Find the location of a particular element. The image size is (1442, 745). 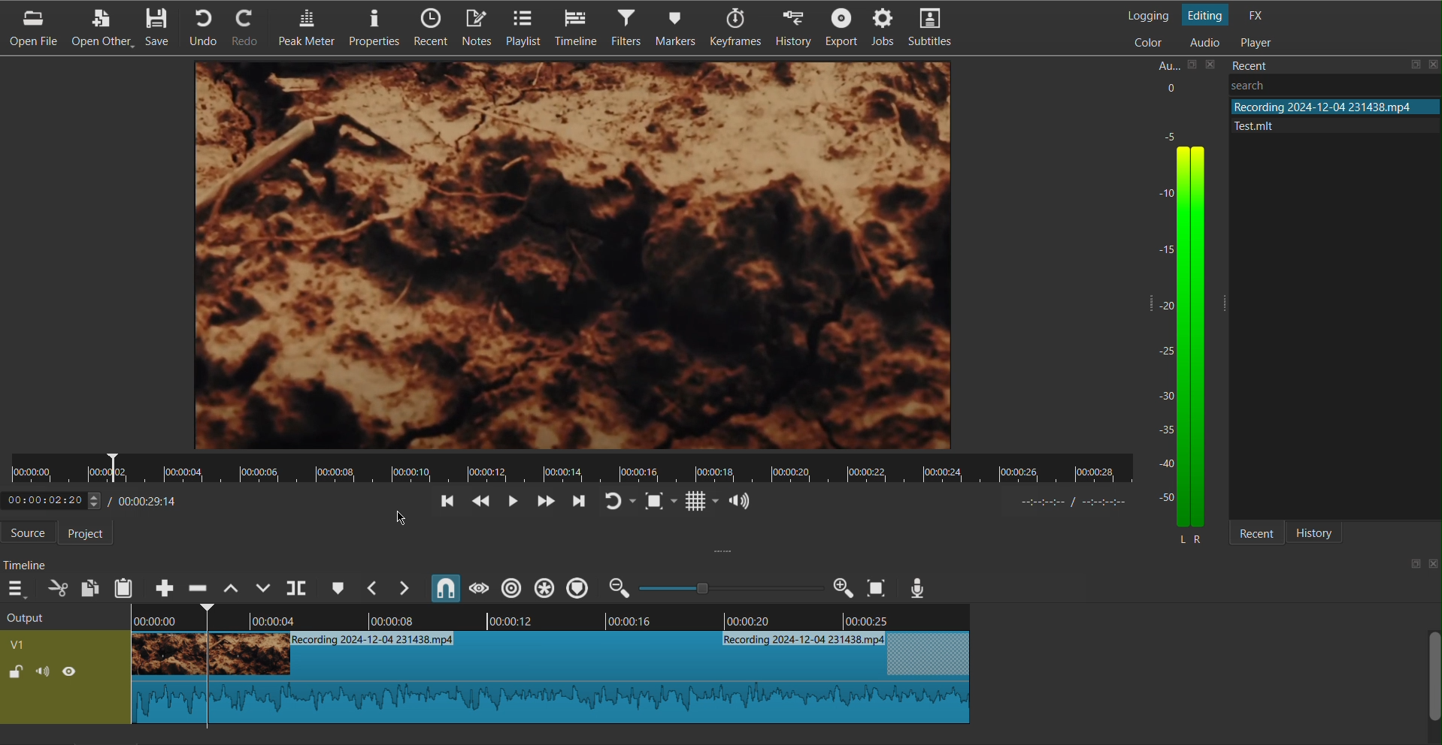

First Split is located at coordinates (160, 664).